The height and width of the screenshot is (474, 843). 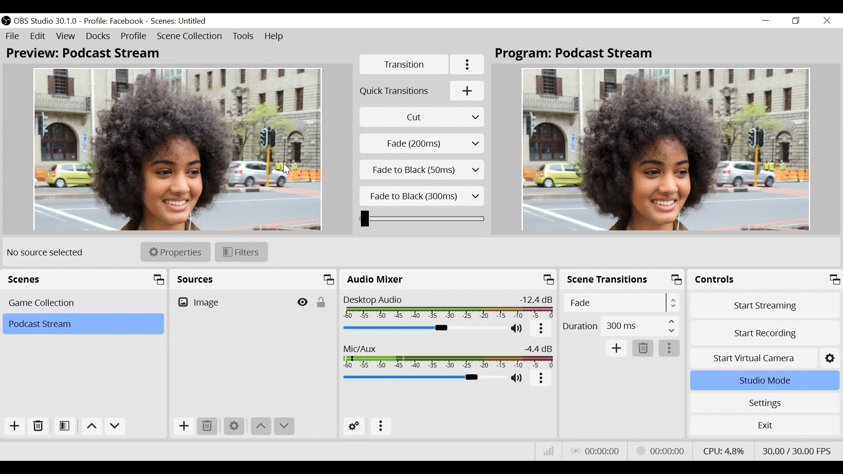 What do you see at coordinates (65, 426) in the screenshot?
I see `Open Scene Filter` at bounding box center [65, 426].